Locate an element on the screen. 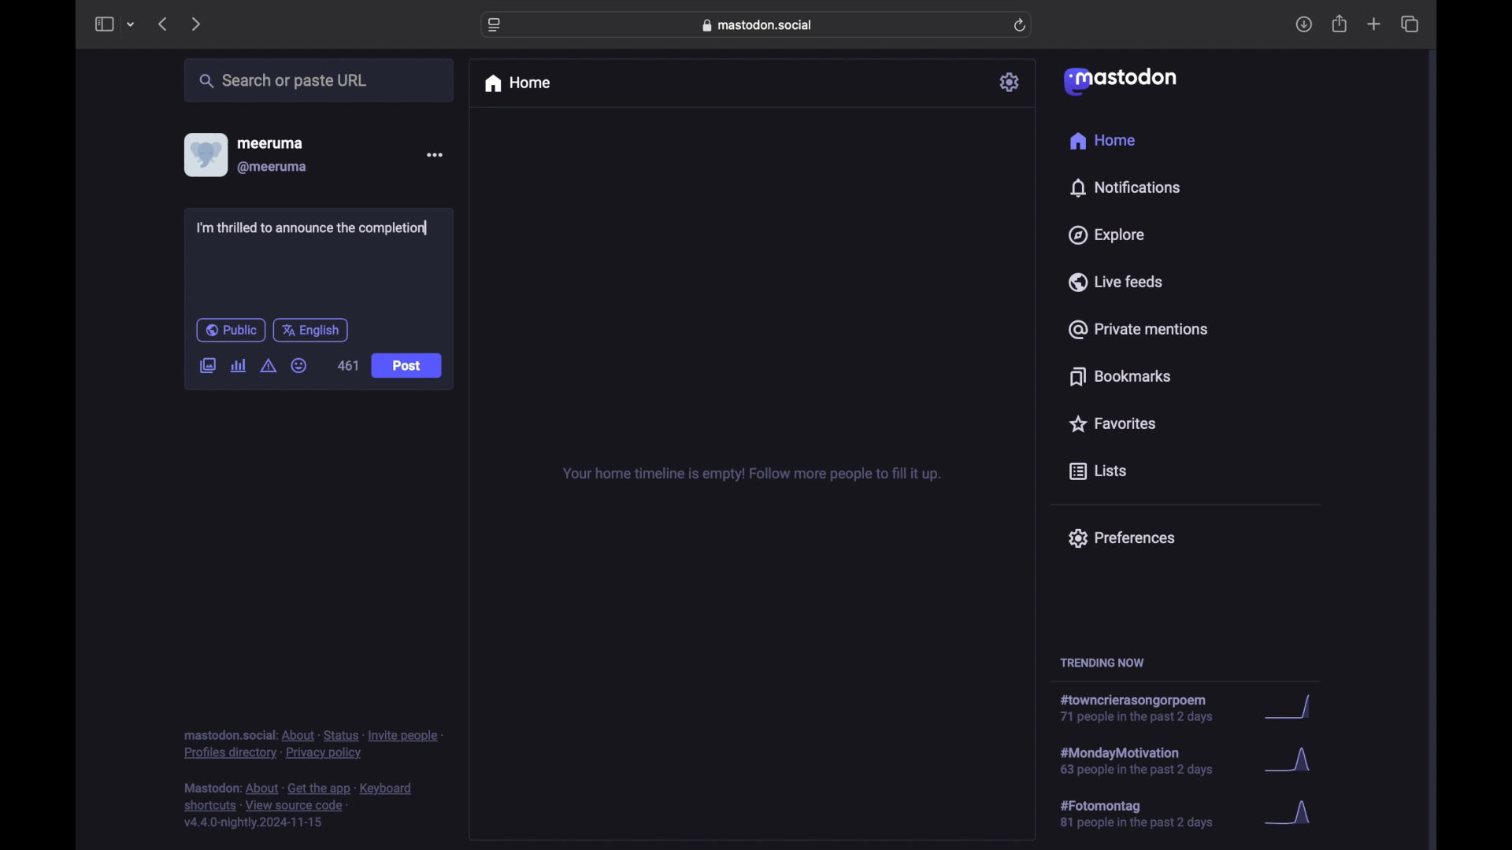 The image size is (1512, 850). side bar is located at coordinates (103, 24).